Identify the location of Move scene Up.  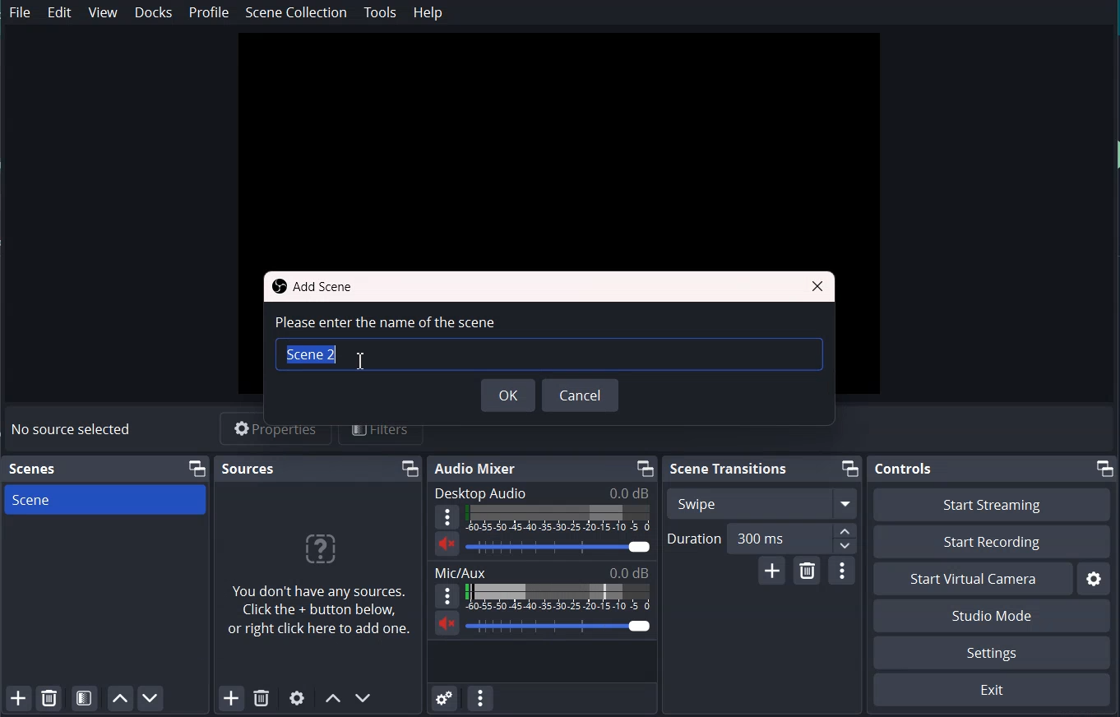
(331, 700).